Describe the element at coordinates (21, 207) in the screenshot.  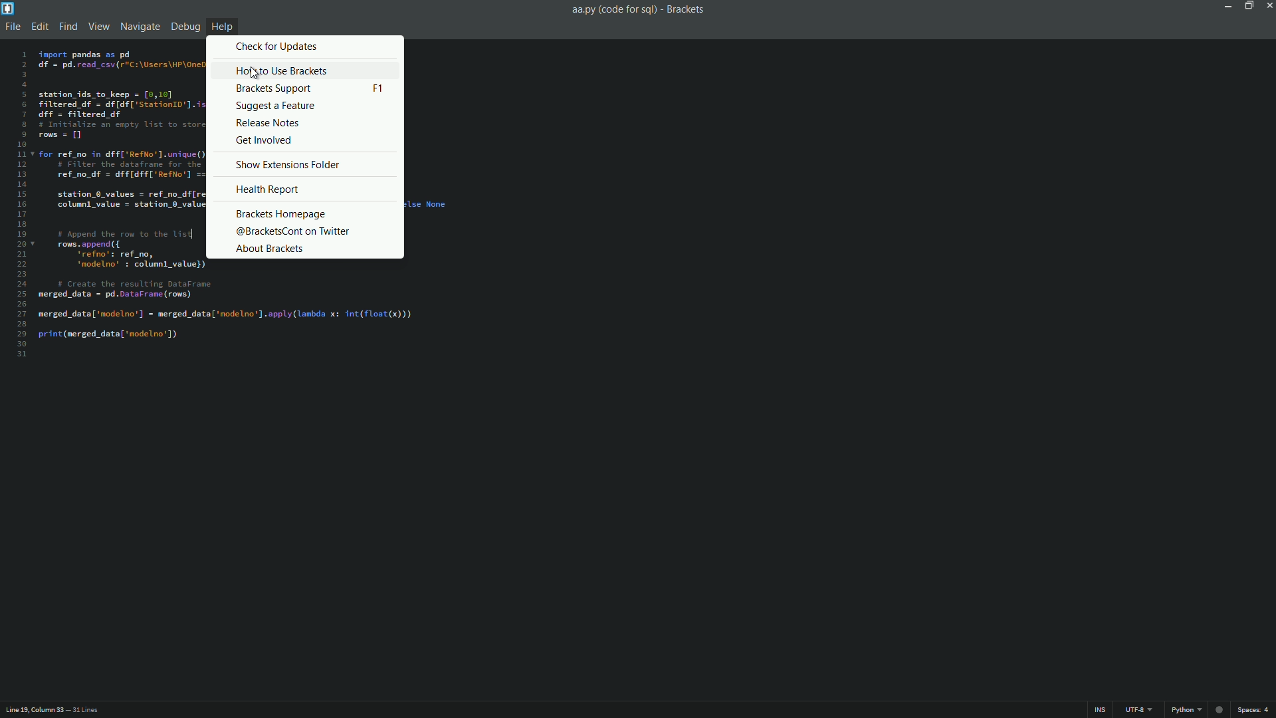
I see `line numbers` at that location.